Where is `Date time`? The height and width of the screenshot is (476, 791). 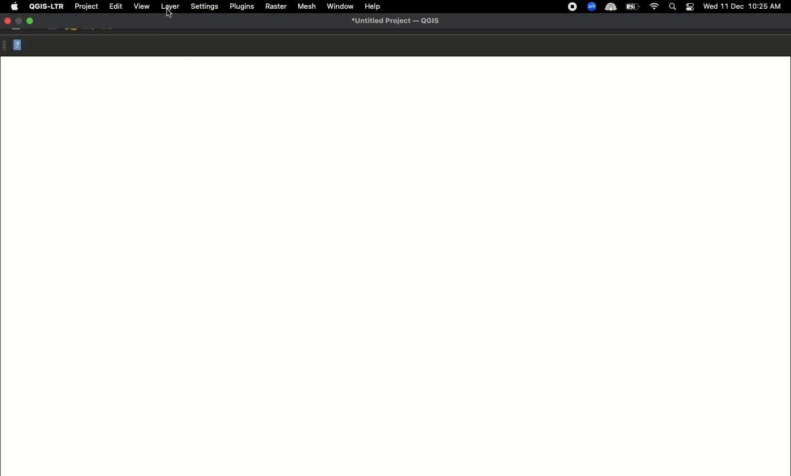 Date time is located at coordinates (742, 6).